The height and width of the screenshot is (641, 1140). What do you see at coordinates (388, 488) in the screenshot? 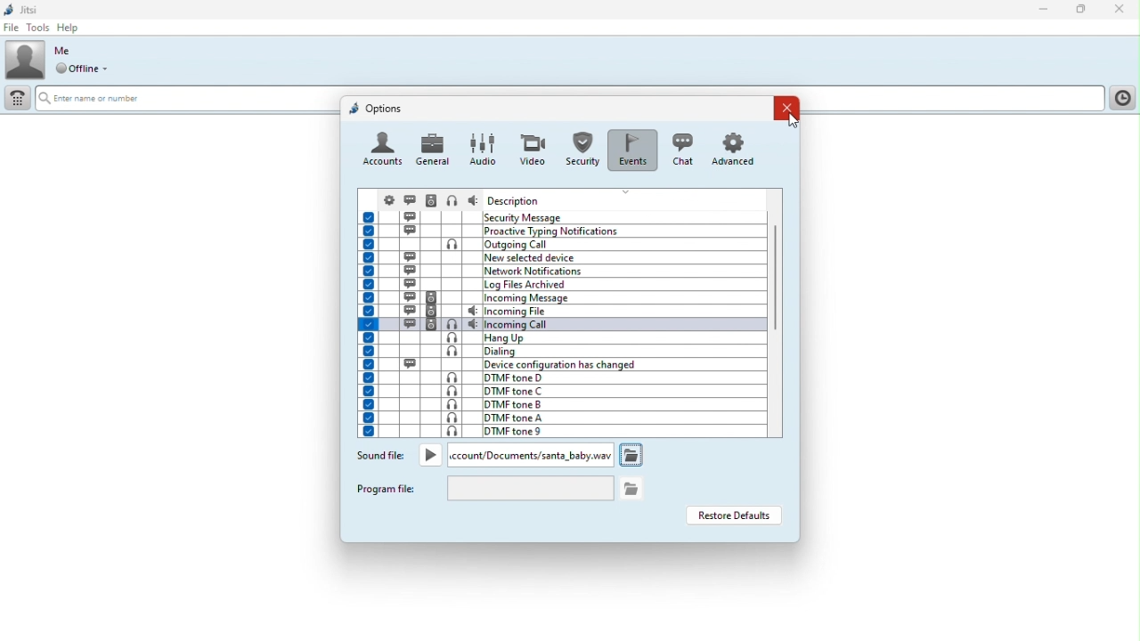
I see `Program file` at bounding box center [388, 488].